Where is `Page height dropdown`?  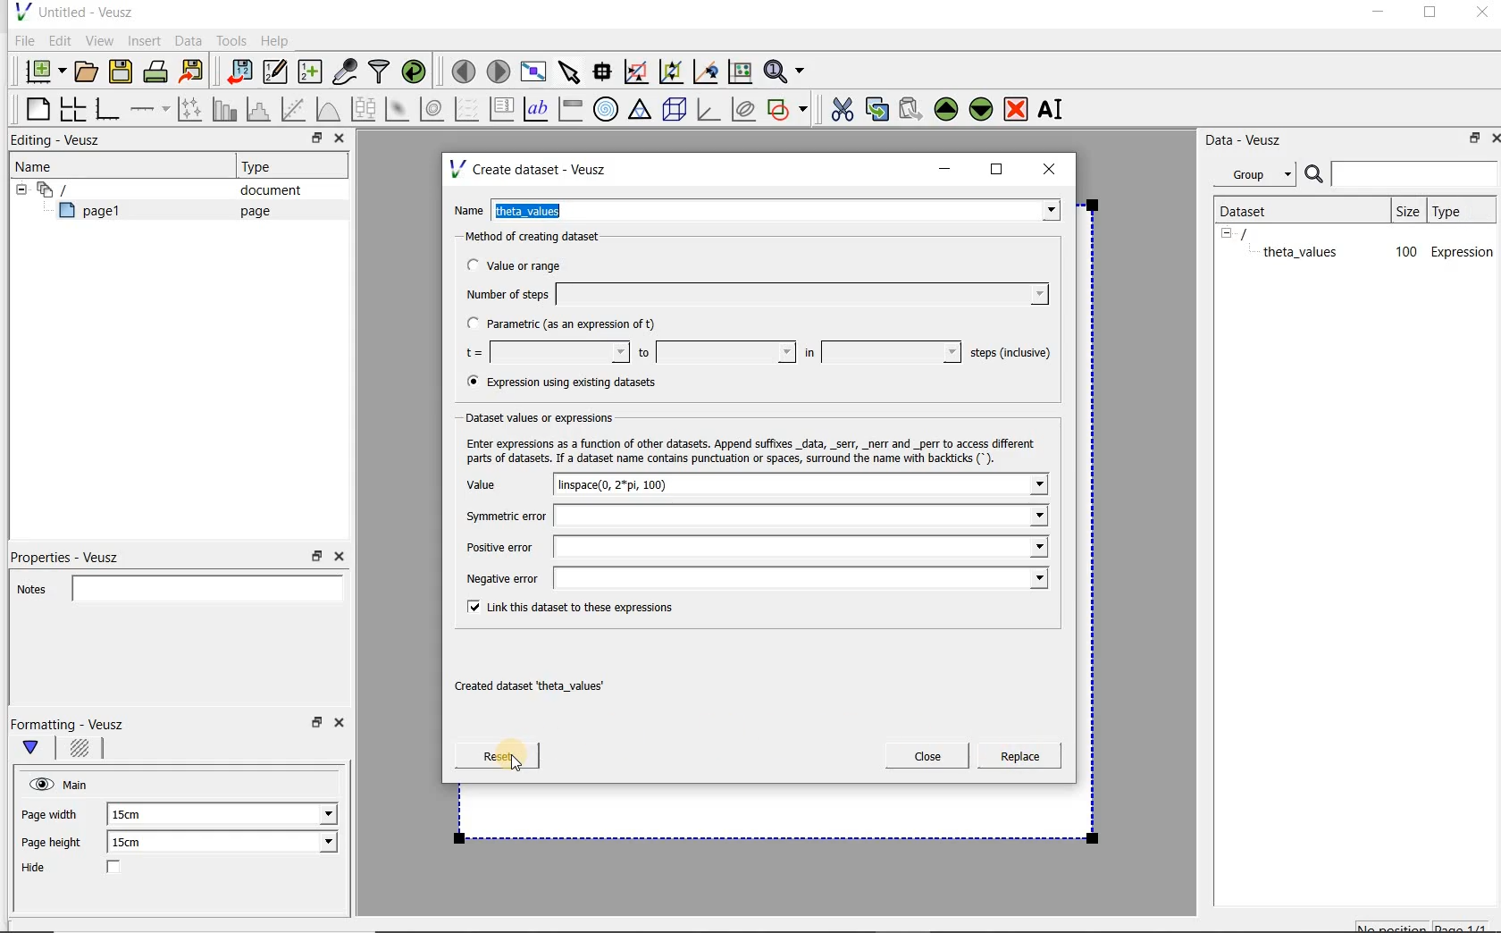 Page height dropdown is located at coordinates (316, 844).